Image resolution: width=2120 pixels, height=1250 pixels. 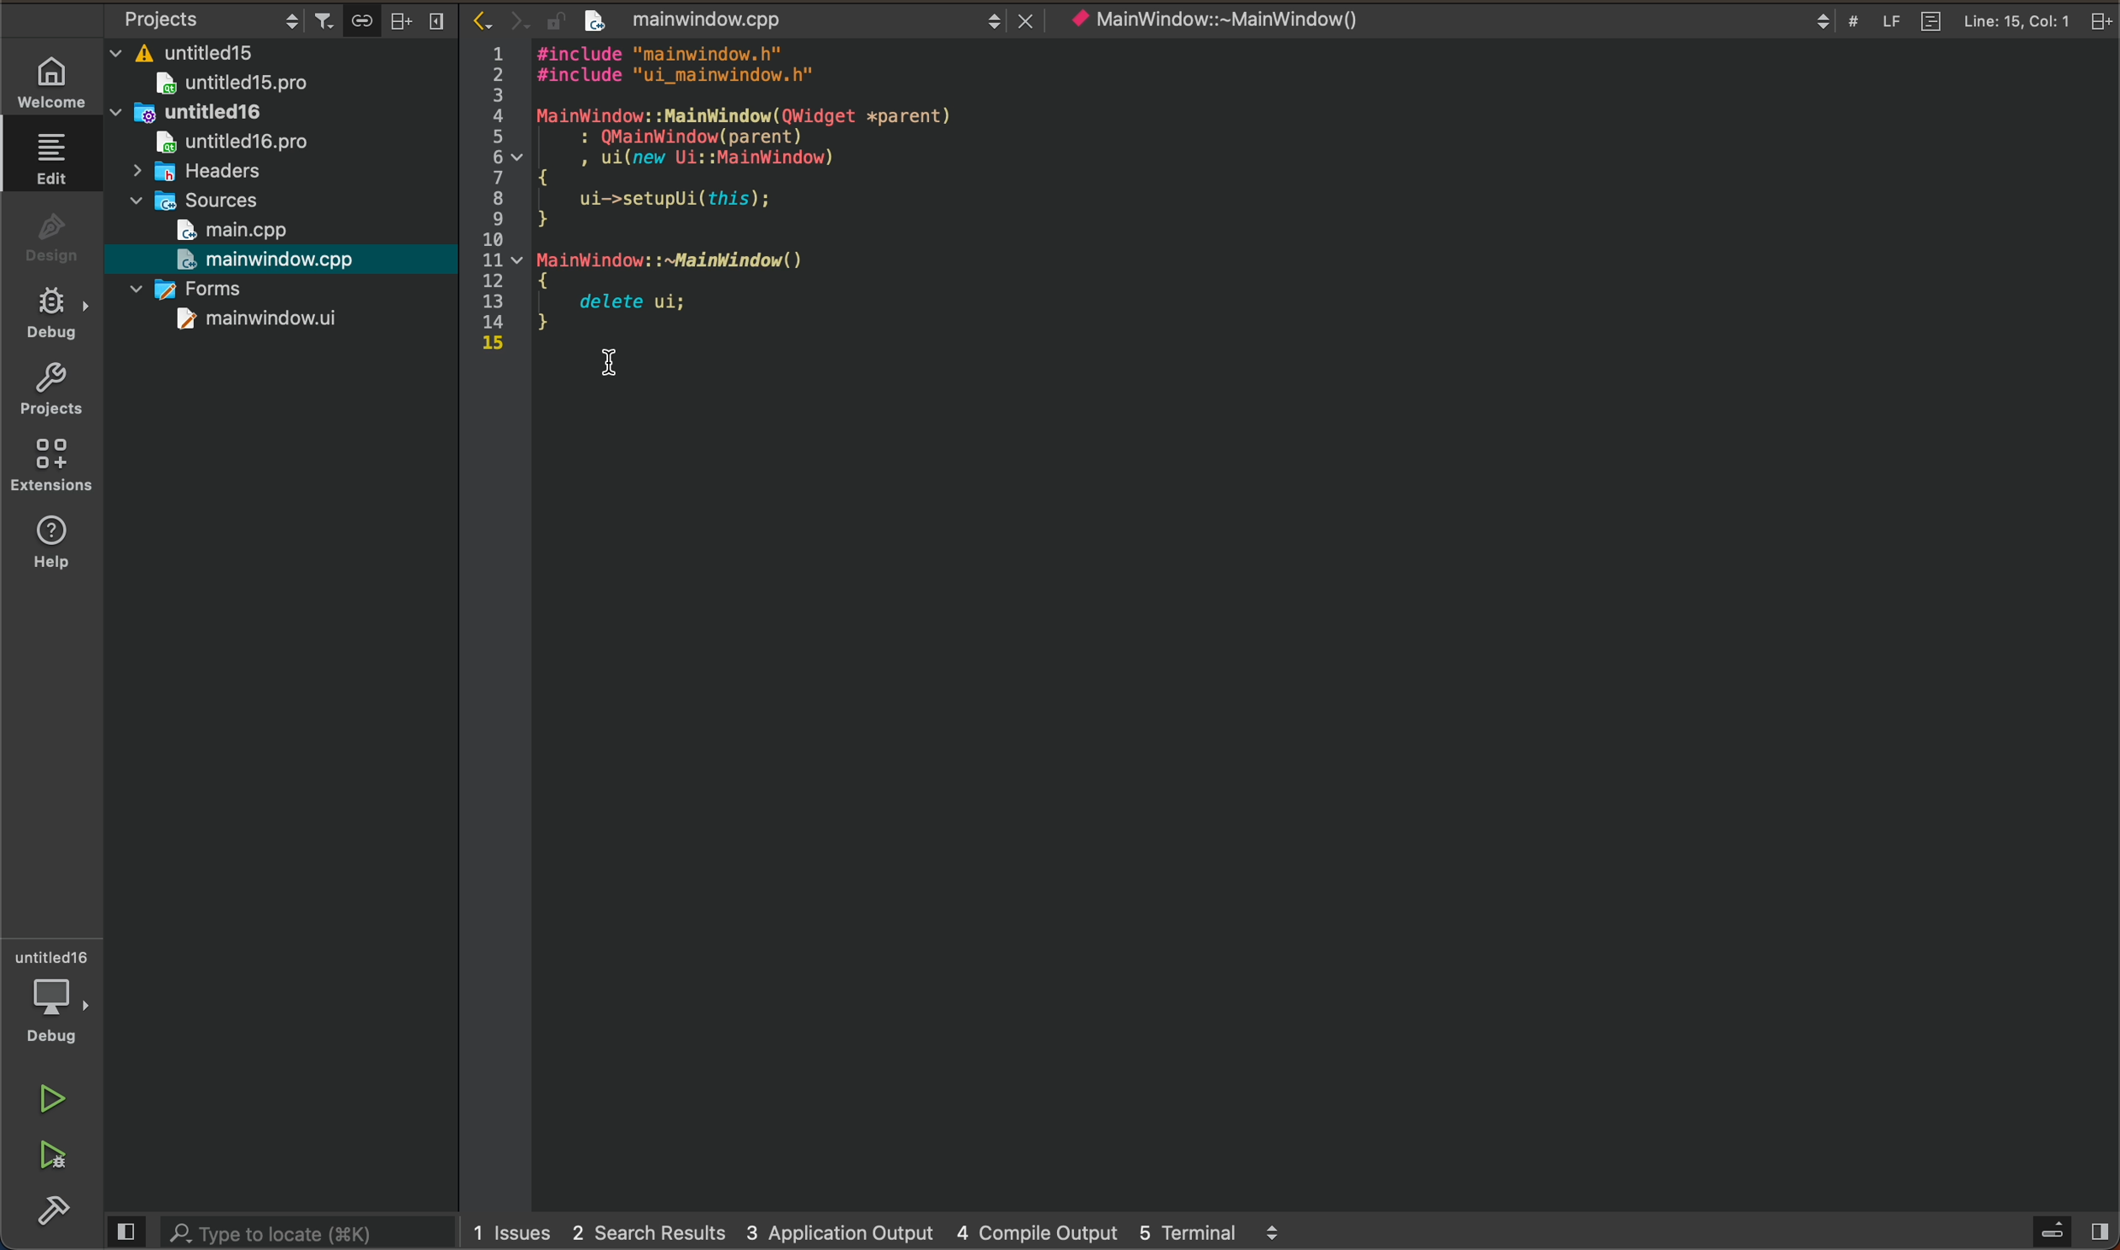 I want to click on debug, so click(x=48, y=311).